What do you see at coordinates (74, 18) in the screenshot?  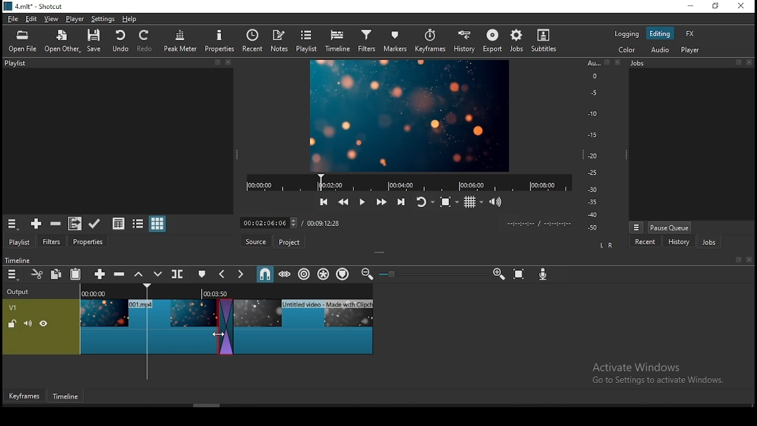 I see `player` at bounding box center [74, 18].